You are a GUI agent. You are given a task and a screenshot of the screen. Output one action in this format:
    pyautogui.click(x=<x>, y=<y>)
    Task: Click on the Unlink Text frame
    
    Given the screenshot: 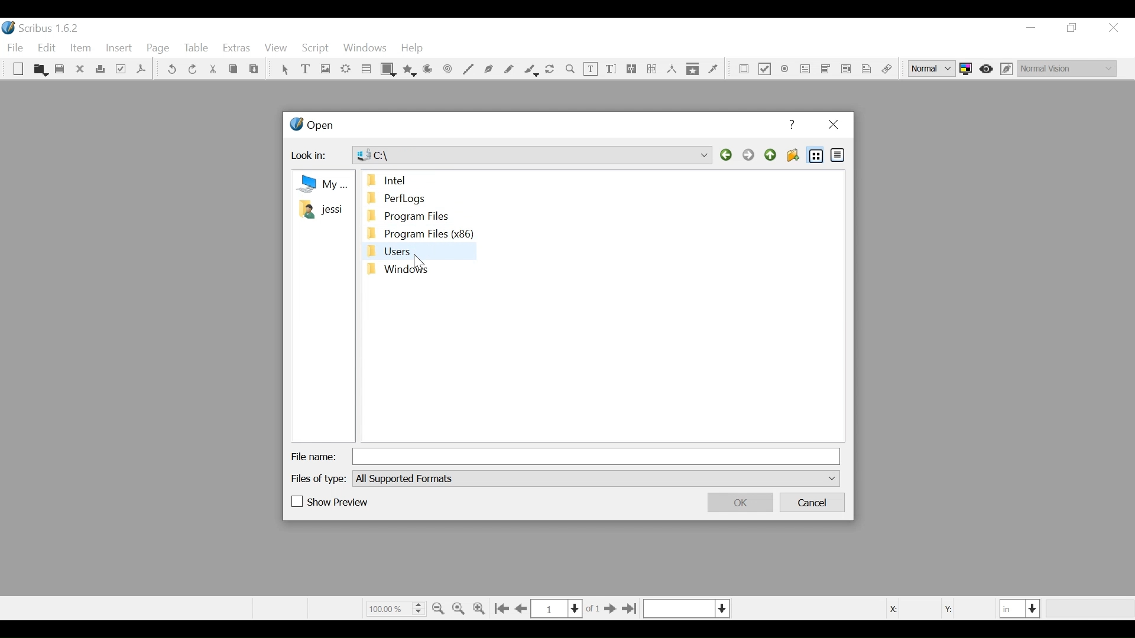 What is the action you would take?
    pyautogui.click(x=651, y=69)
    